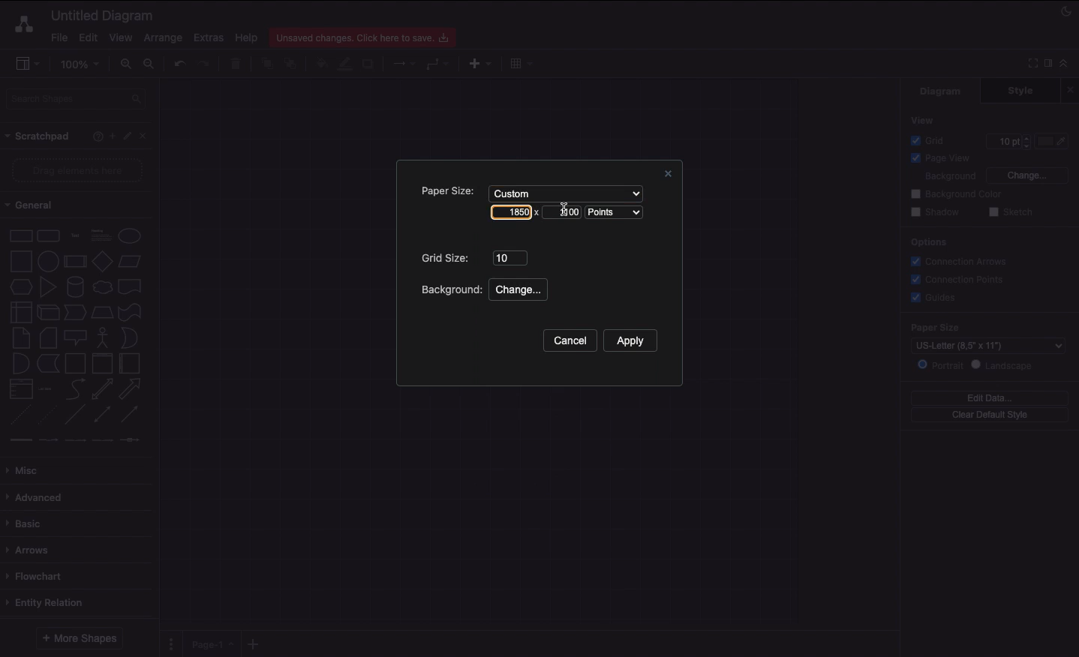 The height and width of the screenshot is (657, 1079). What do you see at coordinates (443, 190) in the screenshot?
I see `Paper size` at bounding box center [443, 190].